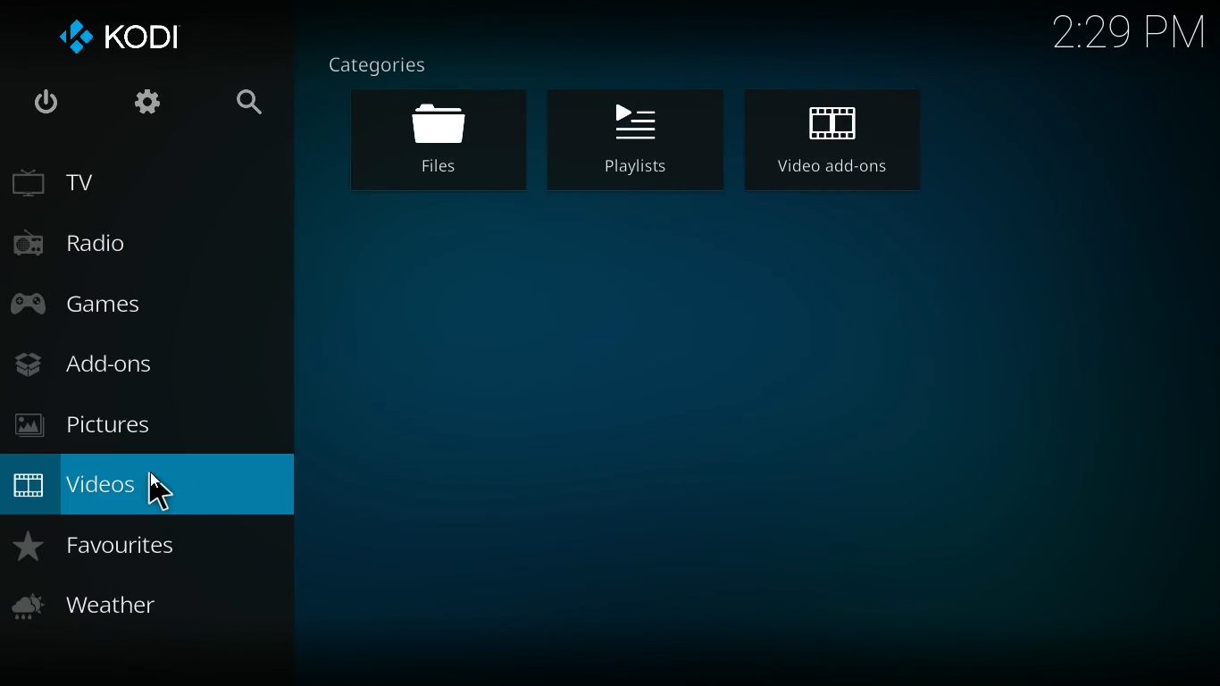 The width and height of the screenshot is (1220, 686). What do you see at coordinates (1128, 32) in the screenshot?
I see `2:29 PM` at bounding box center [1128, 32].